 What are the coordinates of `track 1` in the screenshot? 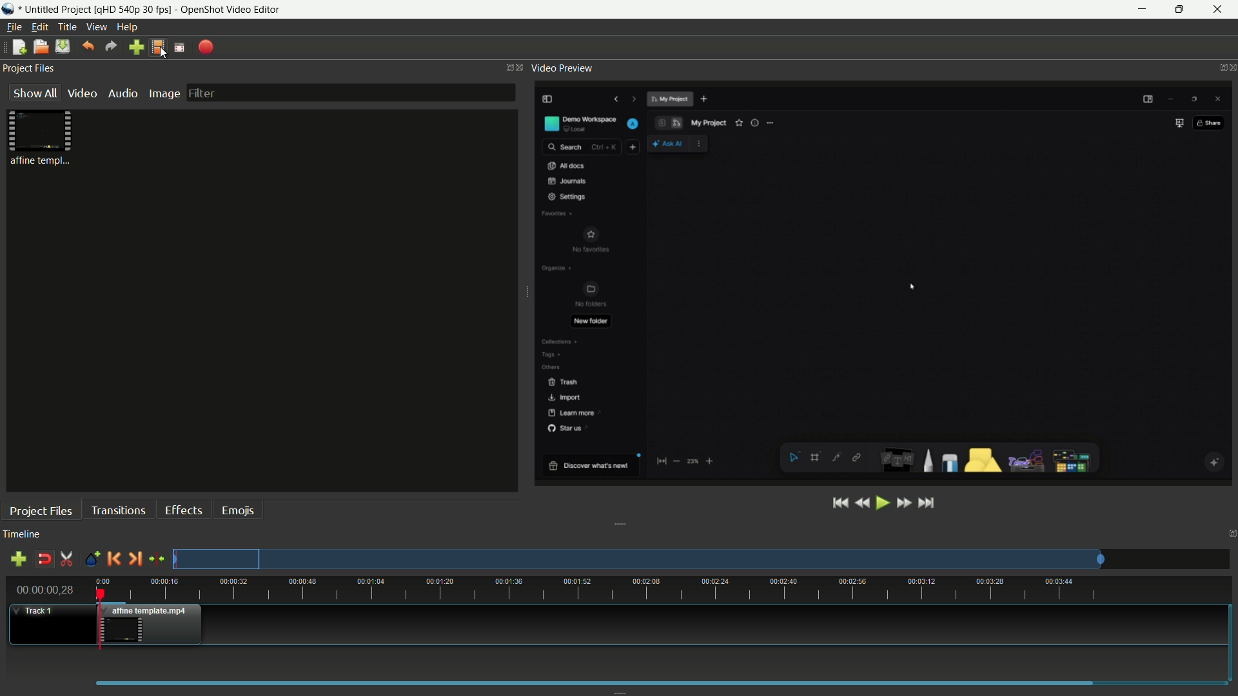 It's located at (35, 611).